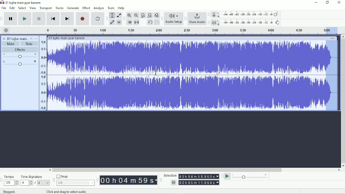 The image size is (345, 194). I want to click on Vertical scrollbar, so click(343, 101).